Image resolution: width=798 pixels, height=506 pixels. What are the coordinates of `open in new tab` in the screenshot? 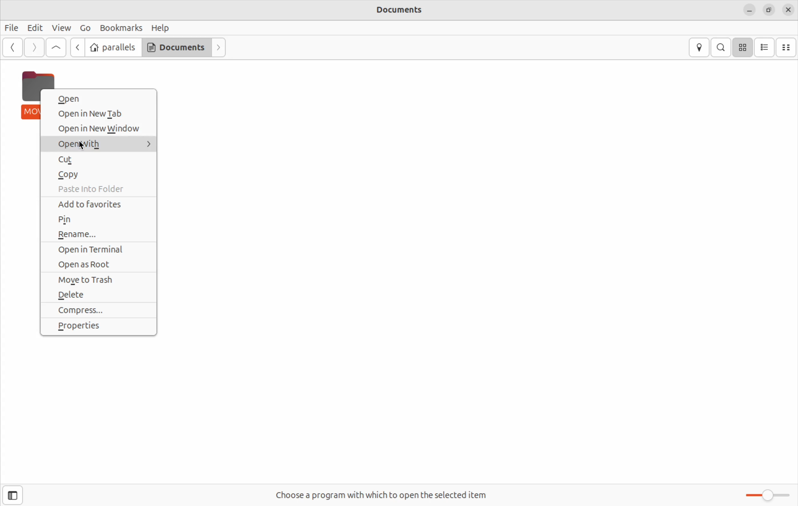 It's located at (99, 115).